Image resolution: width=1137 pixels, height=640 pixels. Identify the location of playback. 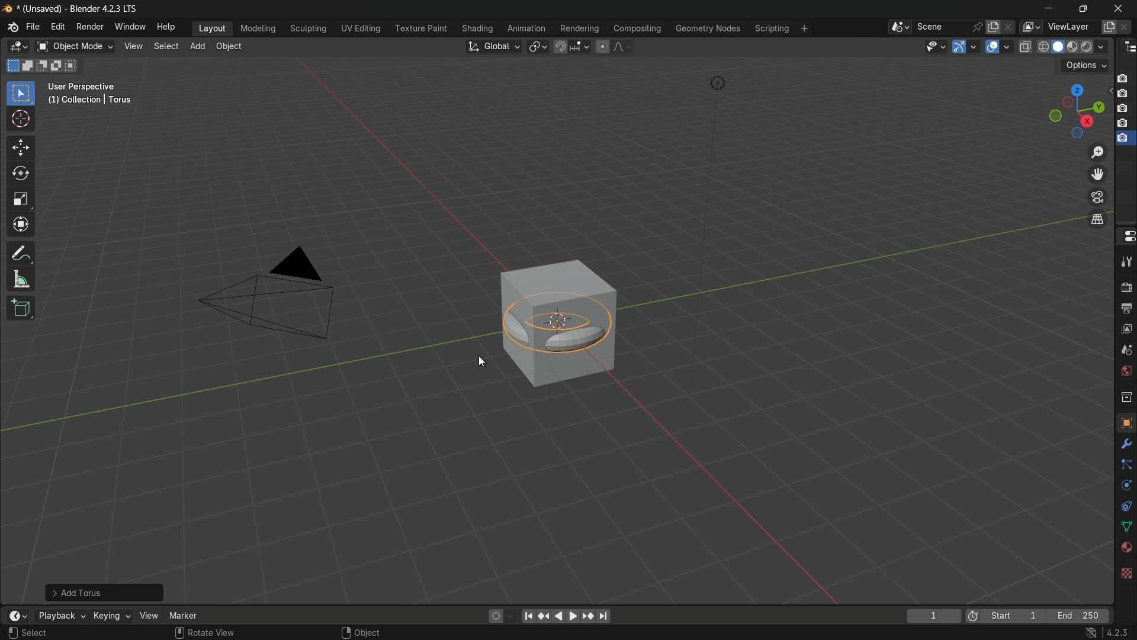
(60, 616).